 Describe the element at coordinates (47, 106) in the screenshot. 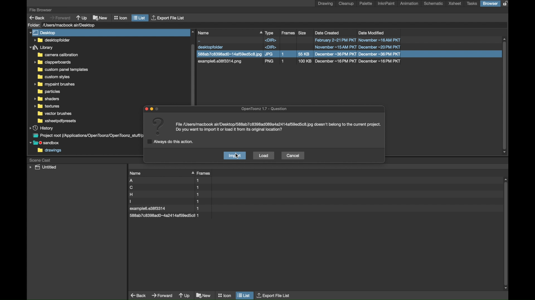

I see `folder` at that location.